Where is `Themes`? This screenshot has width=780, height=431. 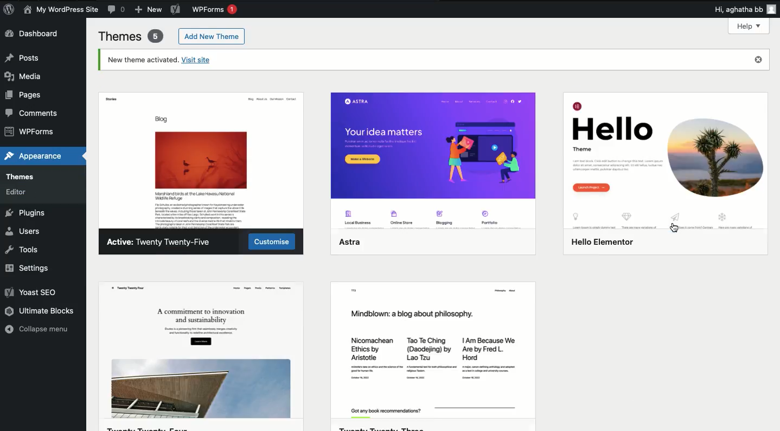 Themes is located at coordinates (35, 175).